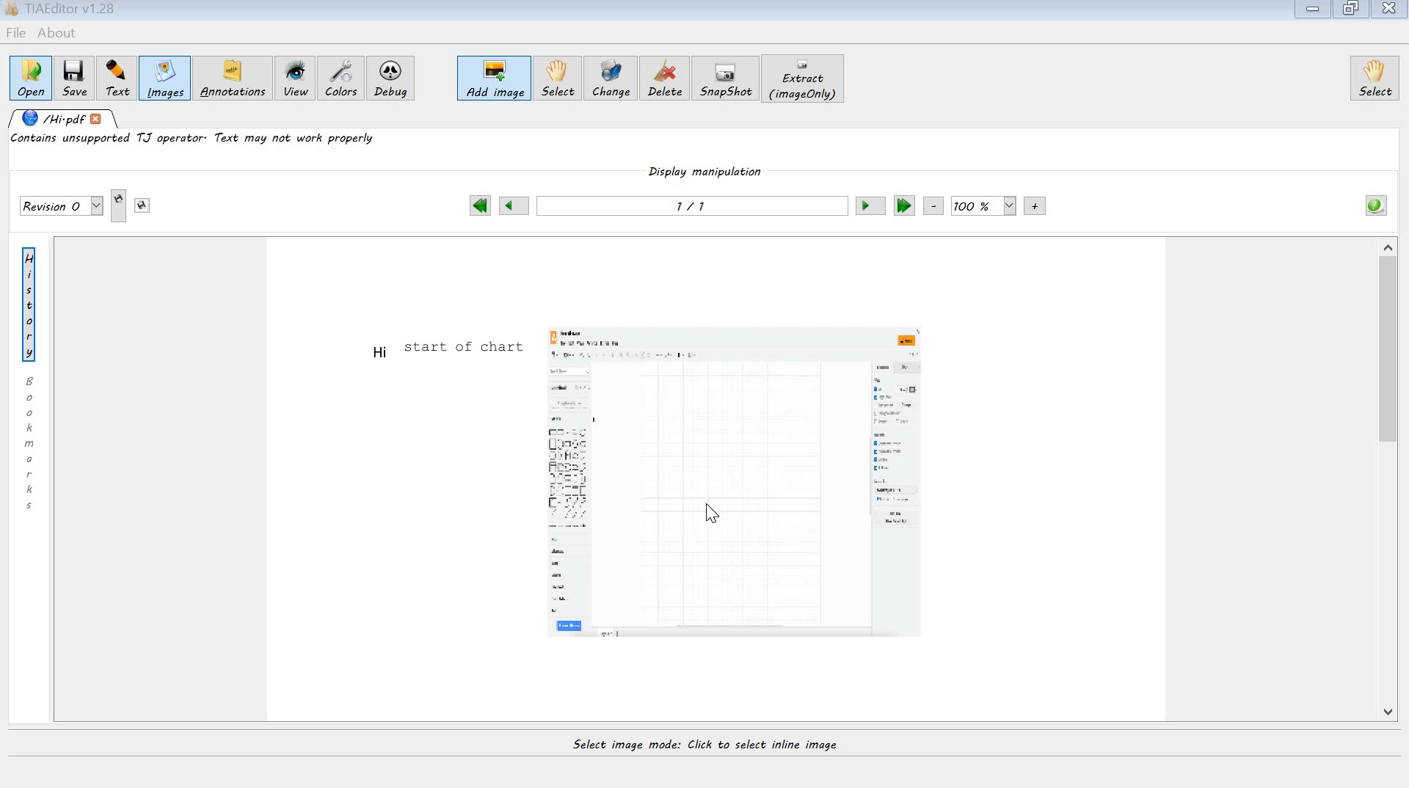  Describe the element at coordinates (61, 207) in the screenshot. I see `save revisions` at that location.